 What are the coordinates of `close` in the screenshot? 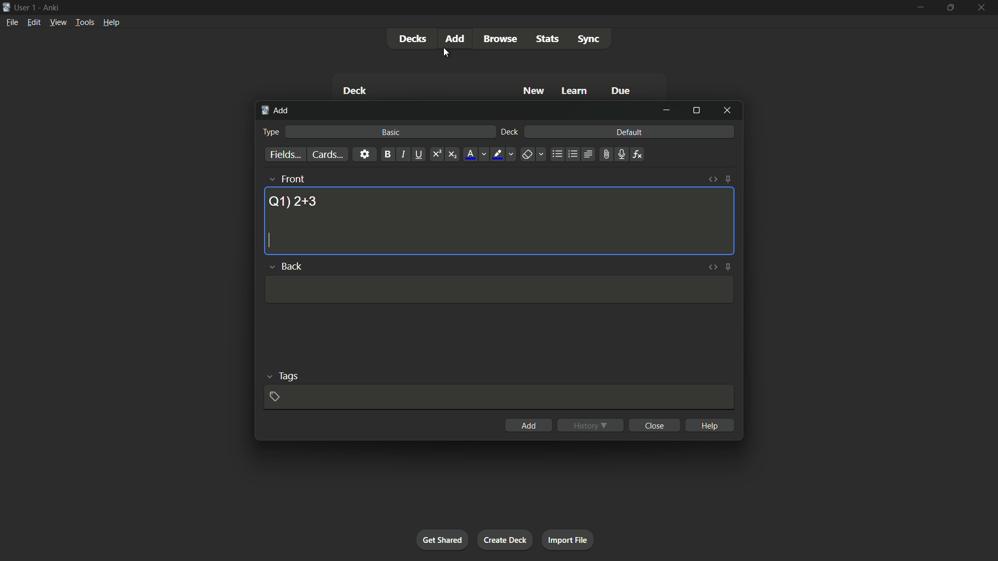 It's located at (656, 425).